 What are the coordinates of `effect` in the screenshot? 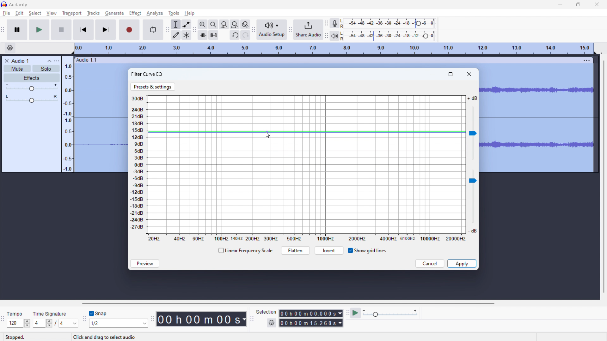 It's located at (135, 13).